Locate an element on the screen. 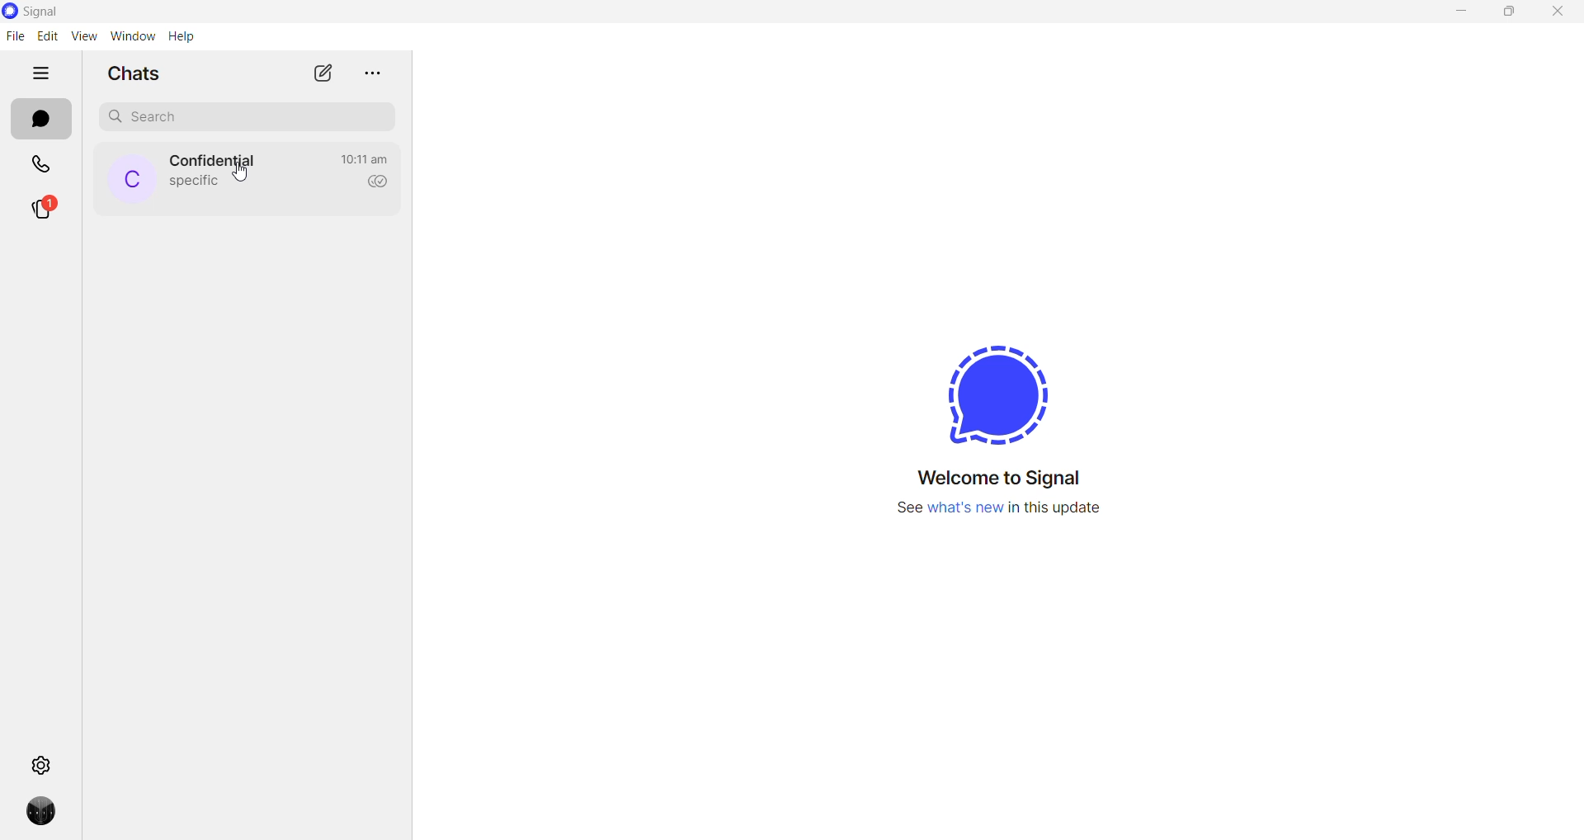 The width and height of the screenshot is (1584, 840). minimize is located at coordinates (1464, 12).